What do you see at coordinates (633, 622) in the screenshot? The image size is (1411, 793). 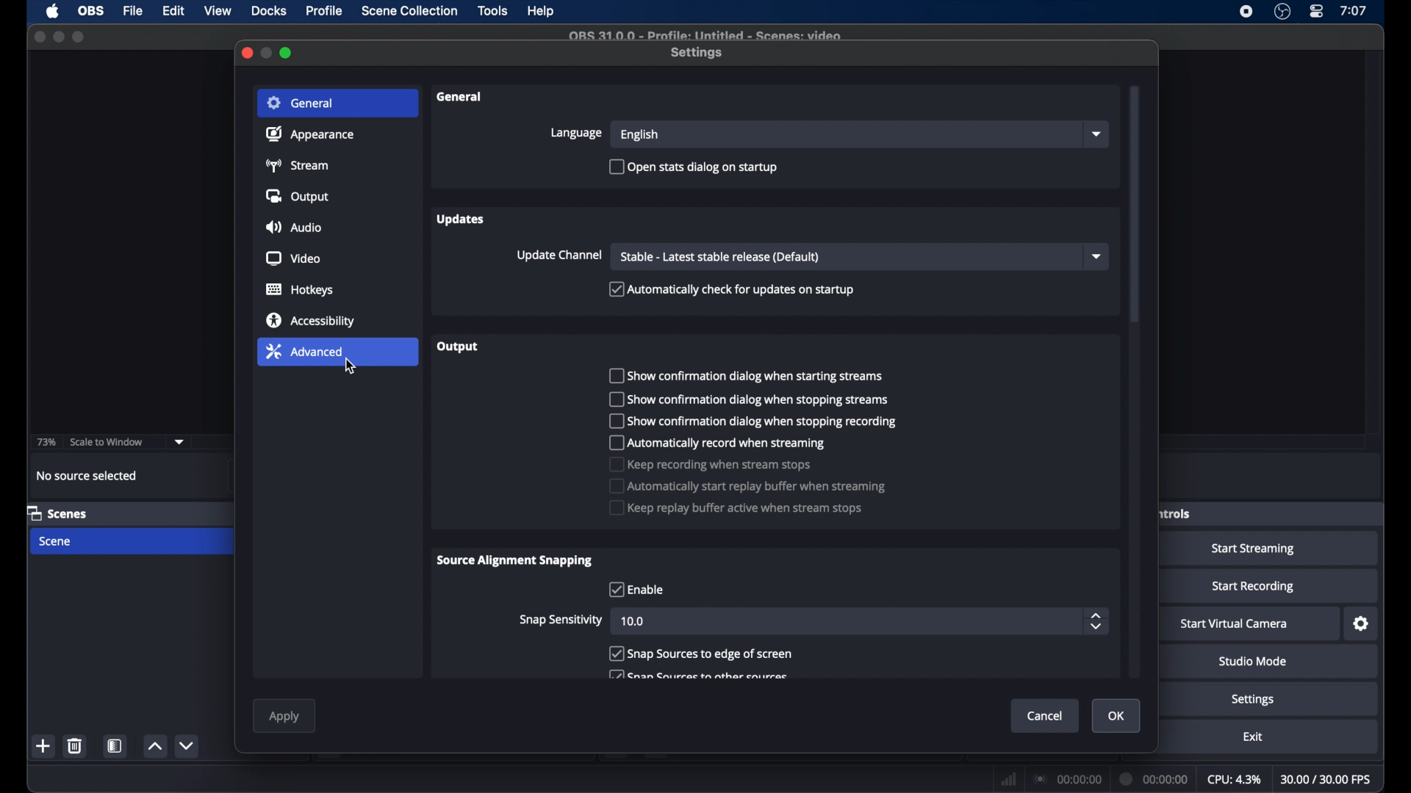 I see `10.0` at bounding box center [633, 622].